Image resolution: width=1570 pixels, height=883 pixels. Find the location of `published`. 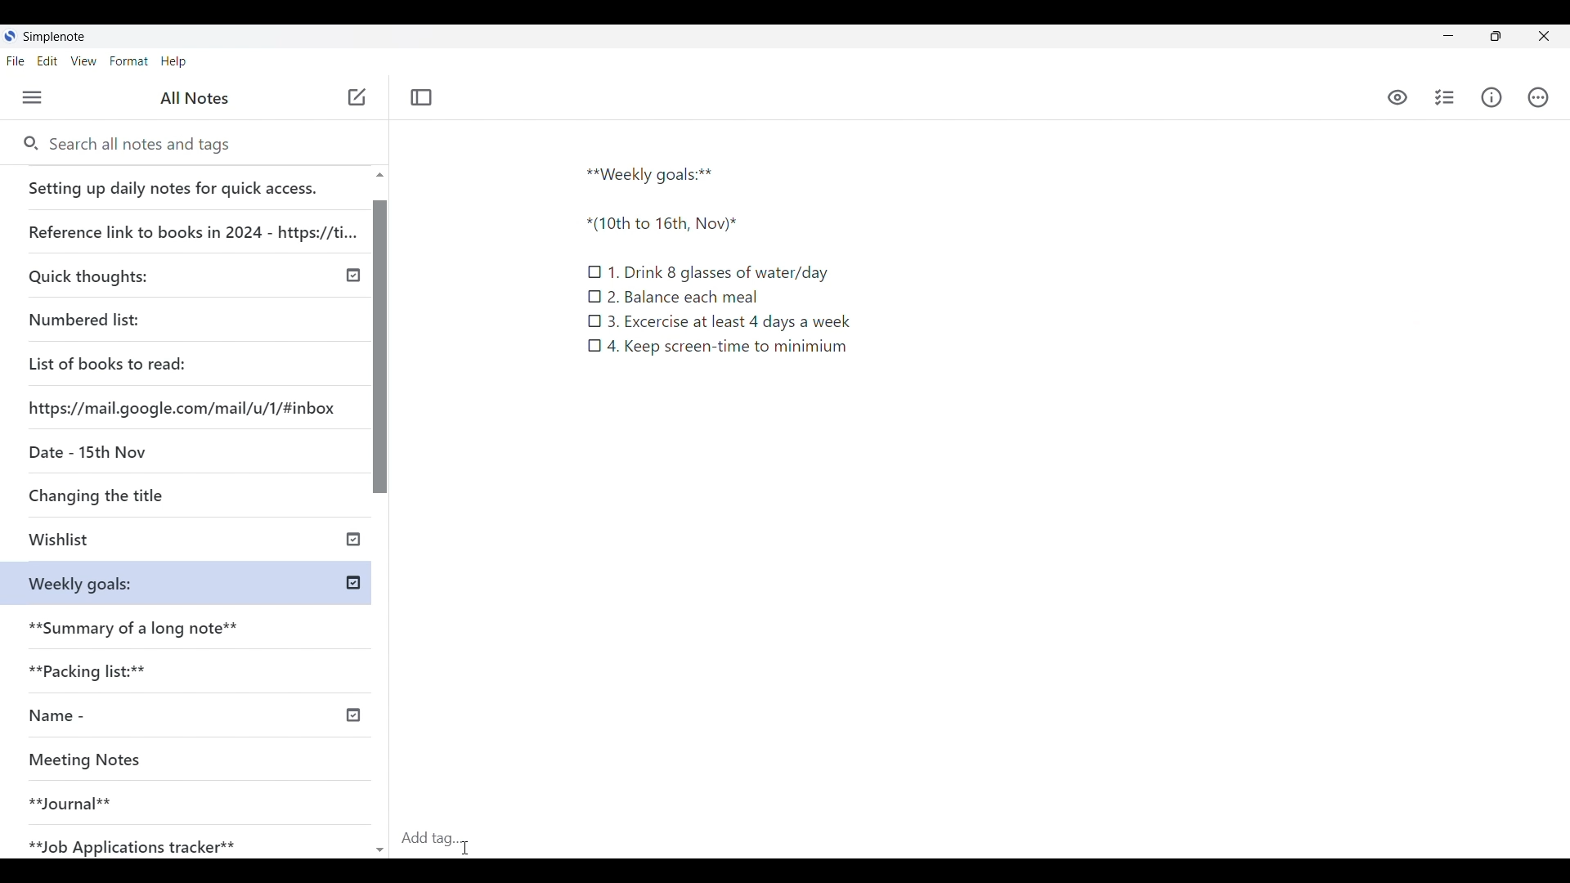

published is located at coordinates (352, 715).